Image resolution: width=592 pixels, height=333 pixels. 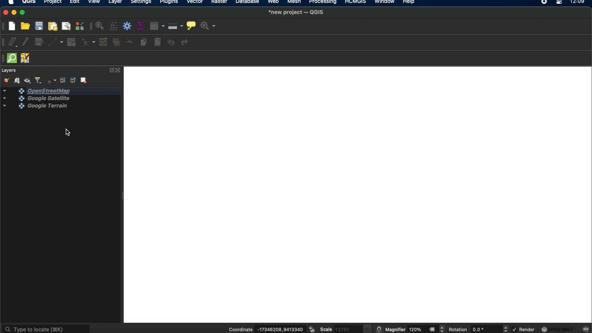 I want to click on project toolbar, so click(x=4, y=26).